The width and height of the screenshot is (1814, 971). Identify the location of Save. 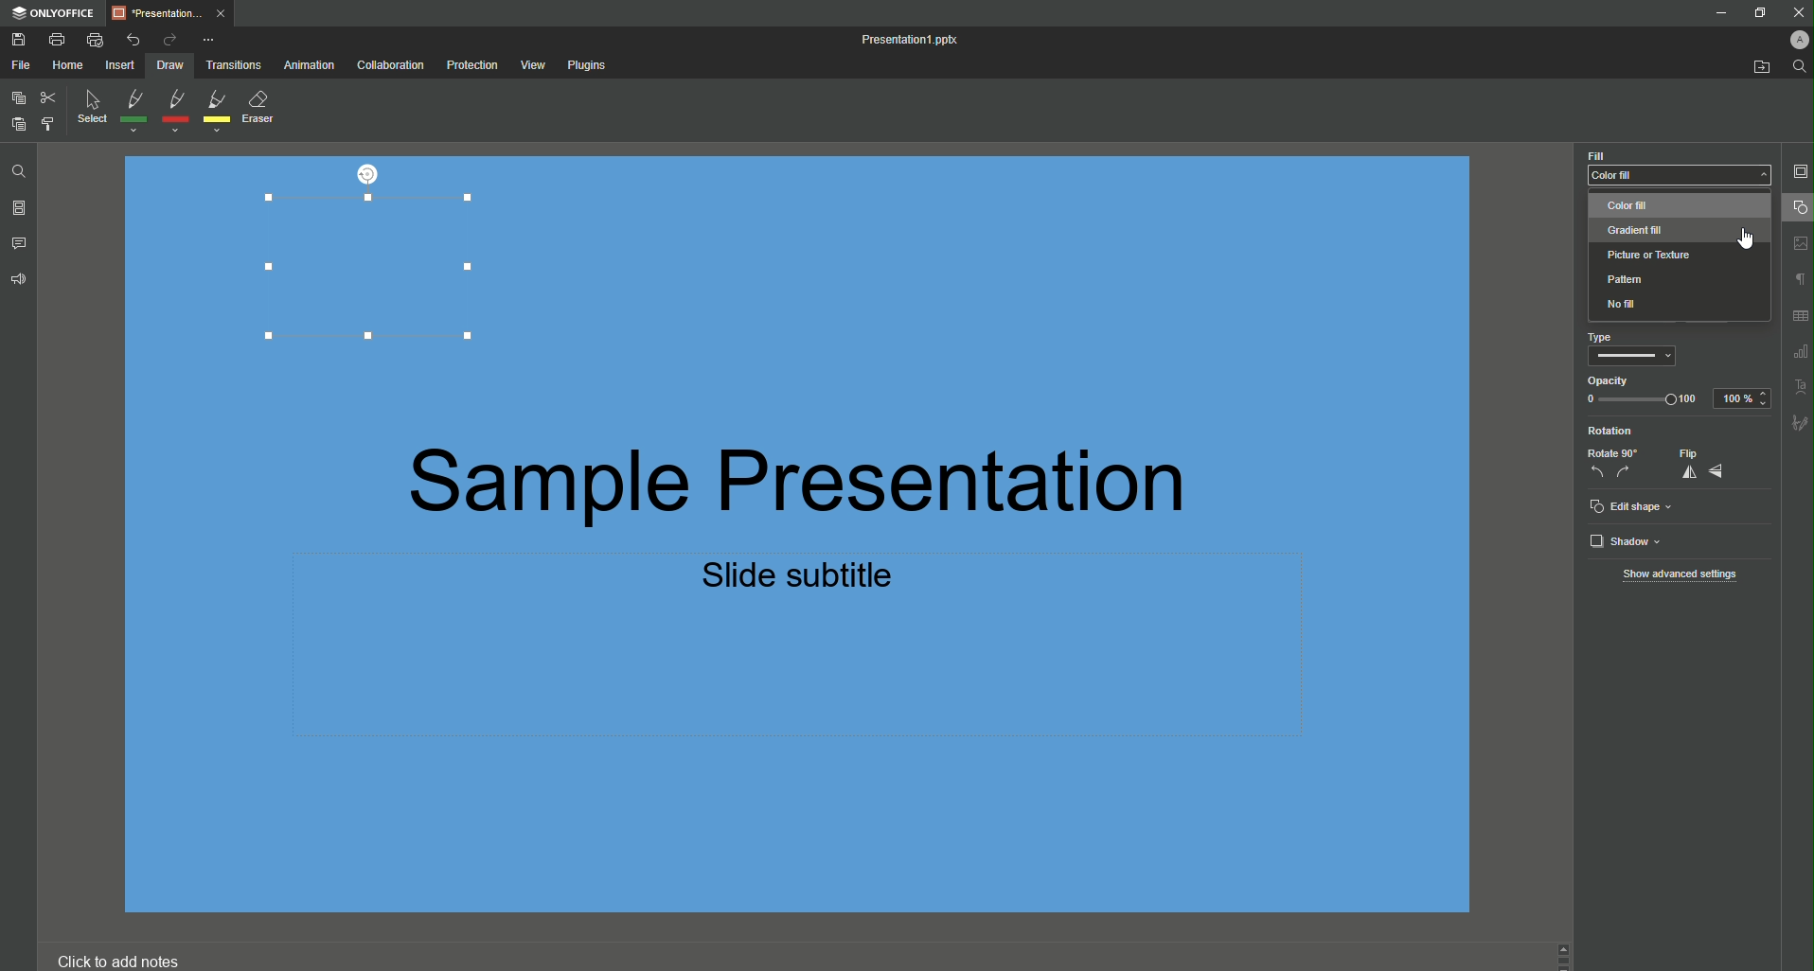
(21, 41).